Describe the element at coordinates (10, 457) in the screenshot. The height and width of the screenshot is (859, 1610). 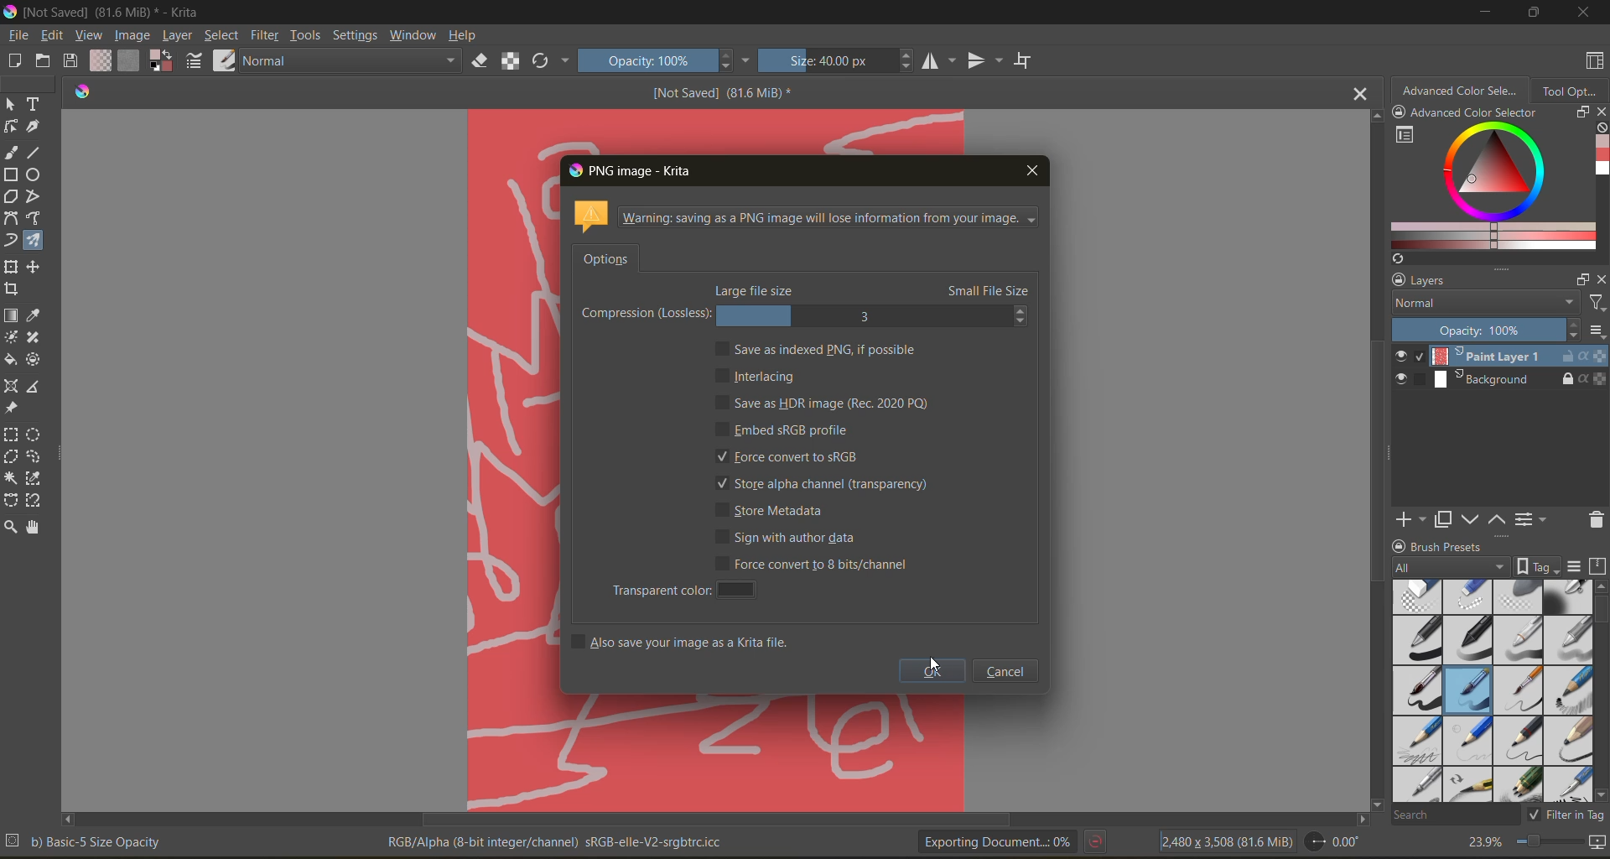
I see `tool` at that location.